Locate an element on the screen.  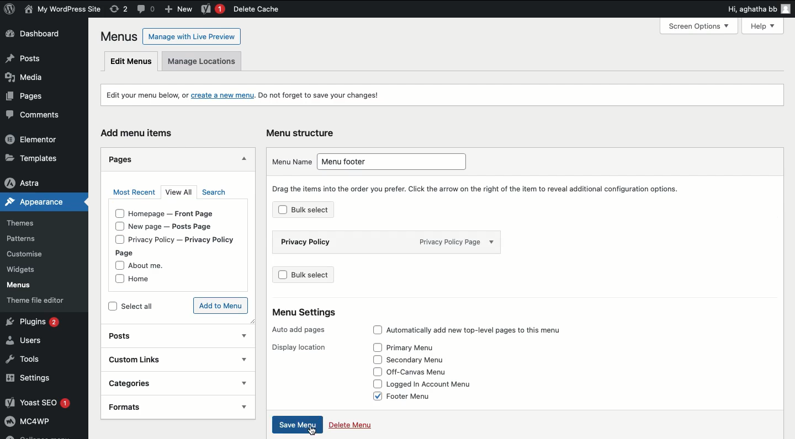
Templates is located at coordinates (39, 157).